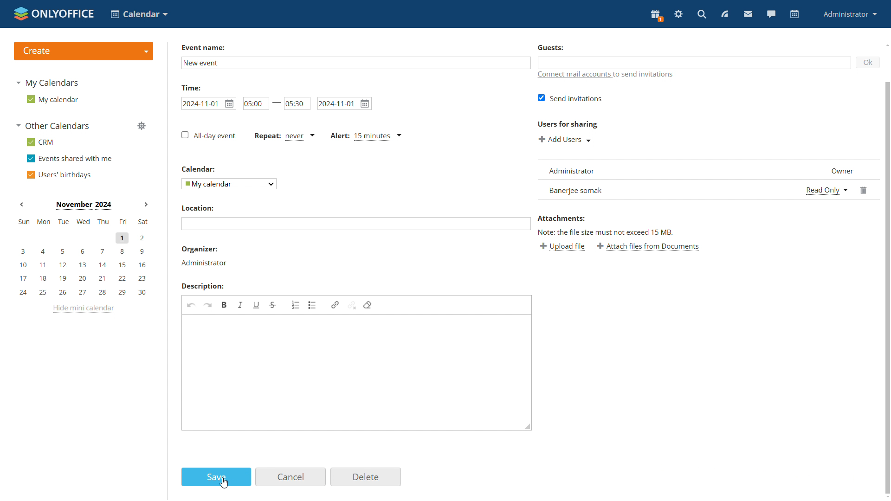  What do you see at coordinates (138, 13) in the screenshot?
I see `choose application` at bounding box center [138, 13].